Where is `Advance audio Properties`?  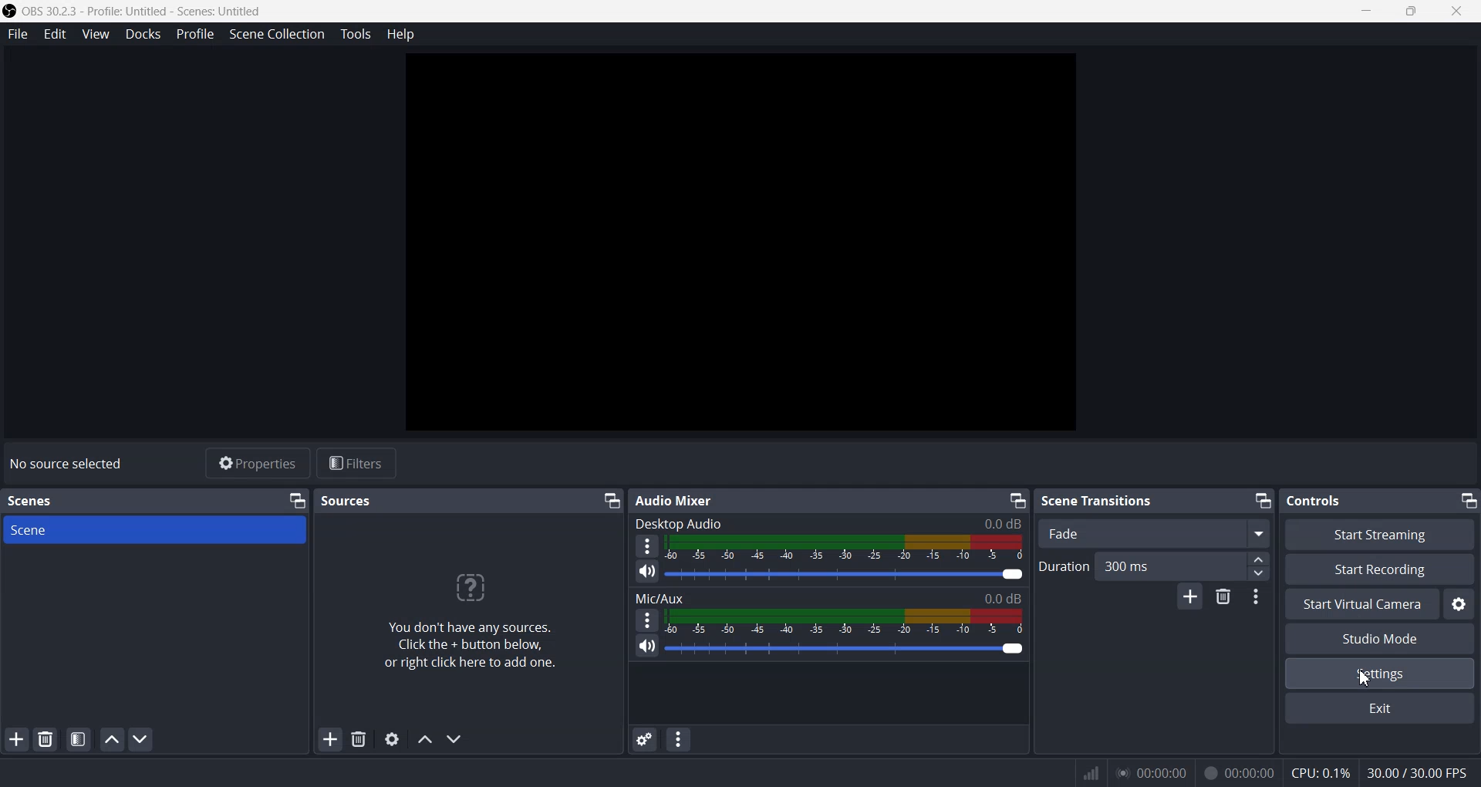
Advance audio Properties is located at coordinates (645, 739).